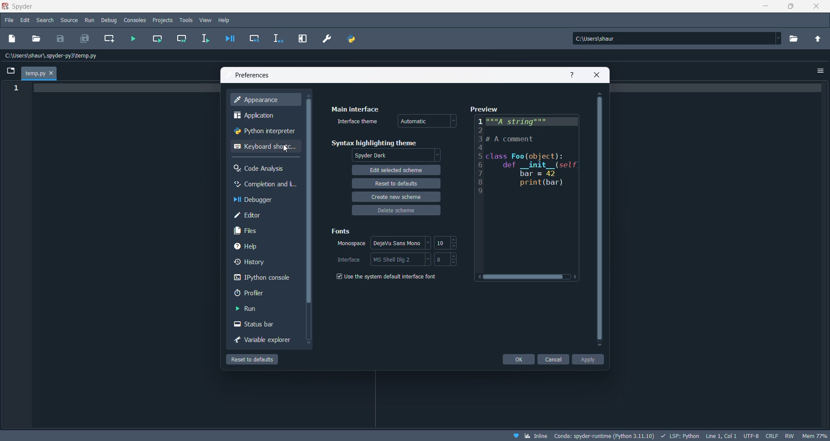 Image resolution: width=830 pixels, height=441 pixels. What do you see at coordinates (790, 435) in the screenshot?
I see `file permission` at bounding box center [790, 435].